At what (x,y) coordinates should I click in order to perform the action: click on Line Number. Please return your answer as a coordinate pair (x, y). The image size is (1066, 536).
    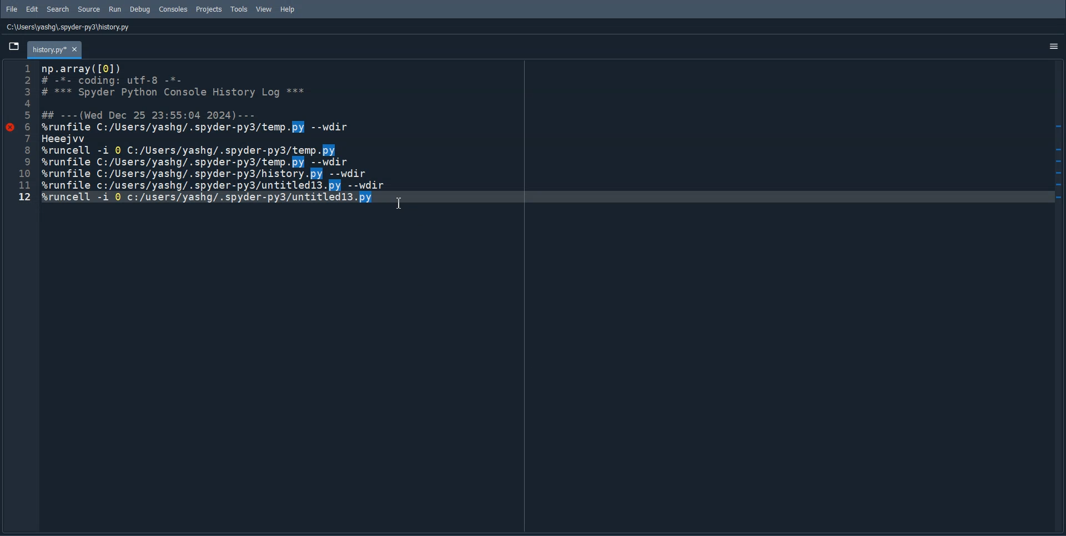
    Looking at the image, I should click on (23, 133).